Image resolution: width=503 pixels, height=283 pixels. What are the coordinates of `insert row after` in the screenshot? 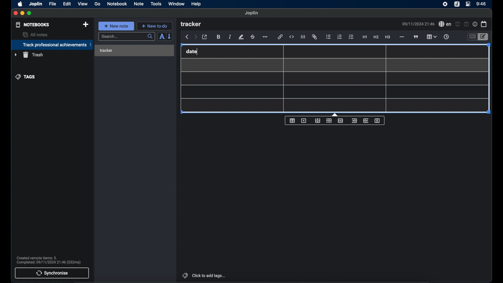 It's located at (329, 121).